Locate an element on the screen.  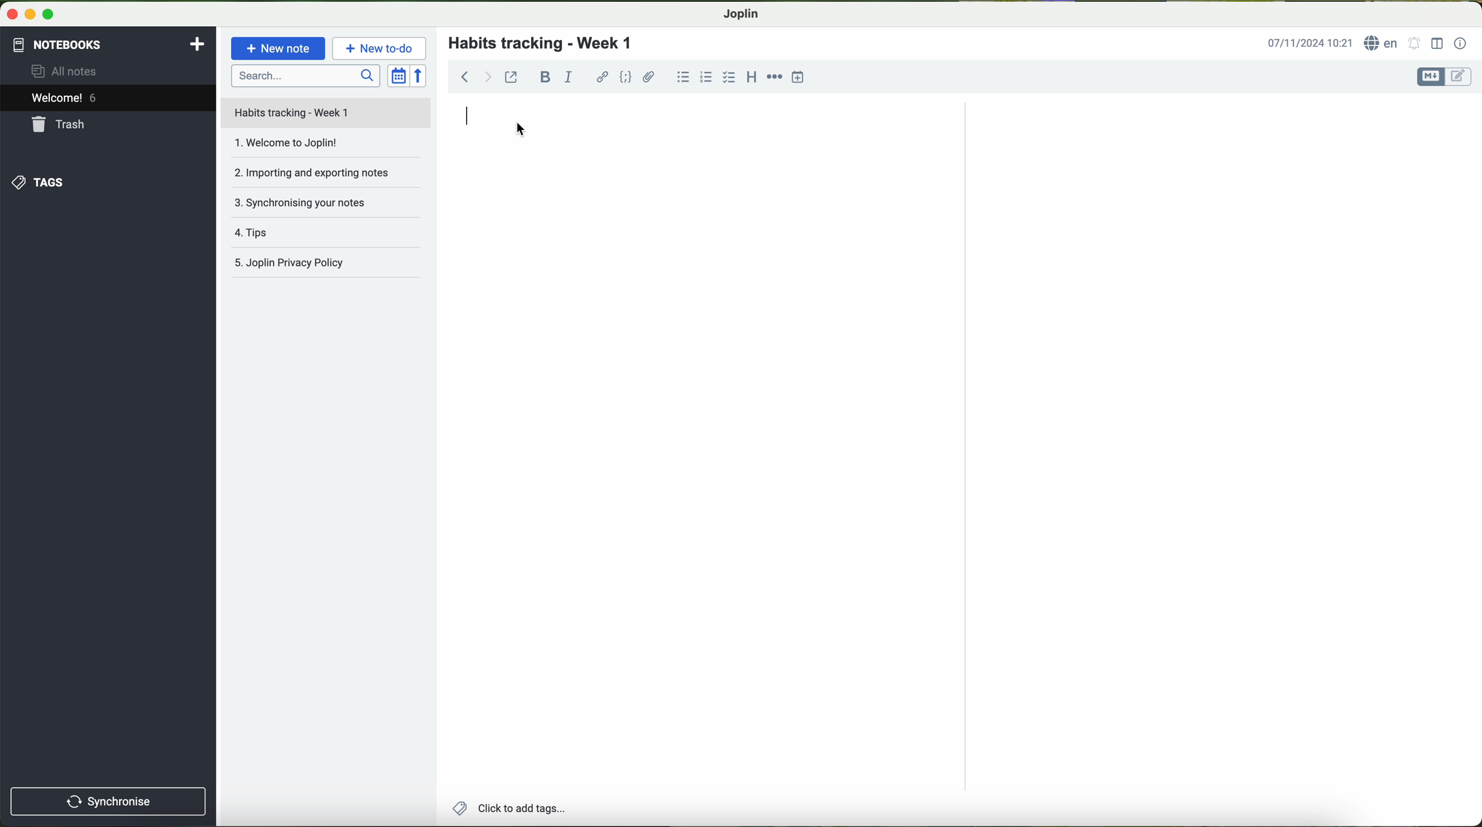
tags is located at coordinates (39, 183).